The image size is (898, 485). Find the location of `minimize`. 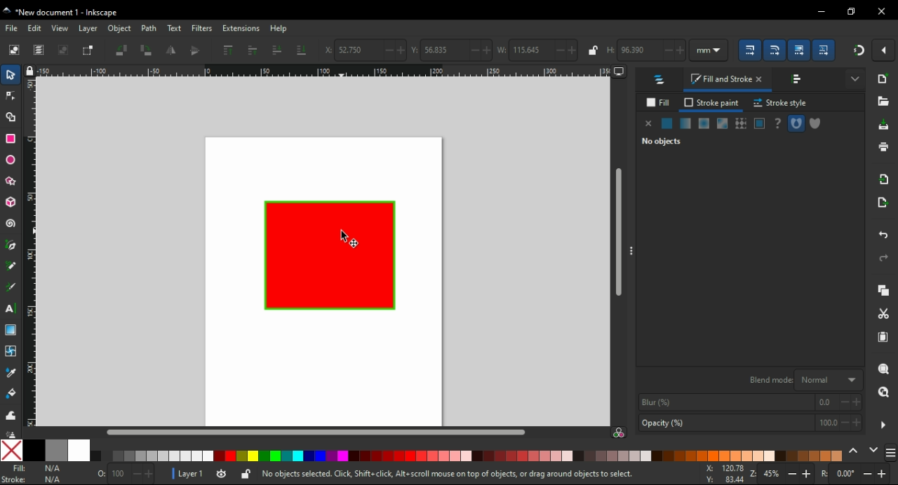

minimize is located at coordinates (821, 13).